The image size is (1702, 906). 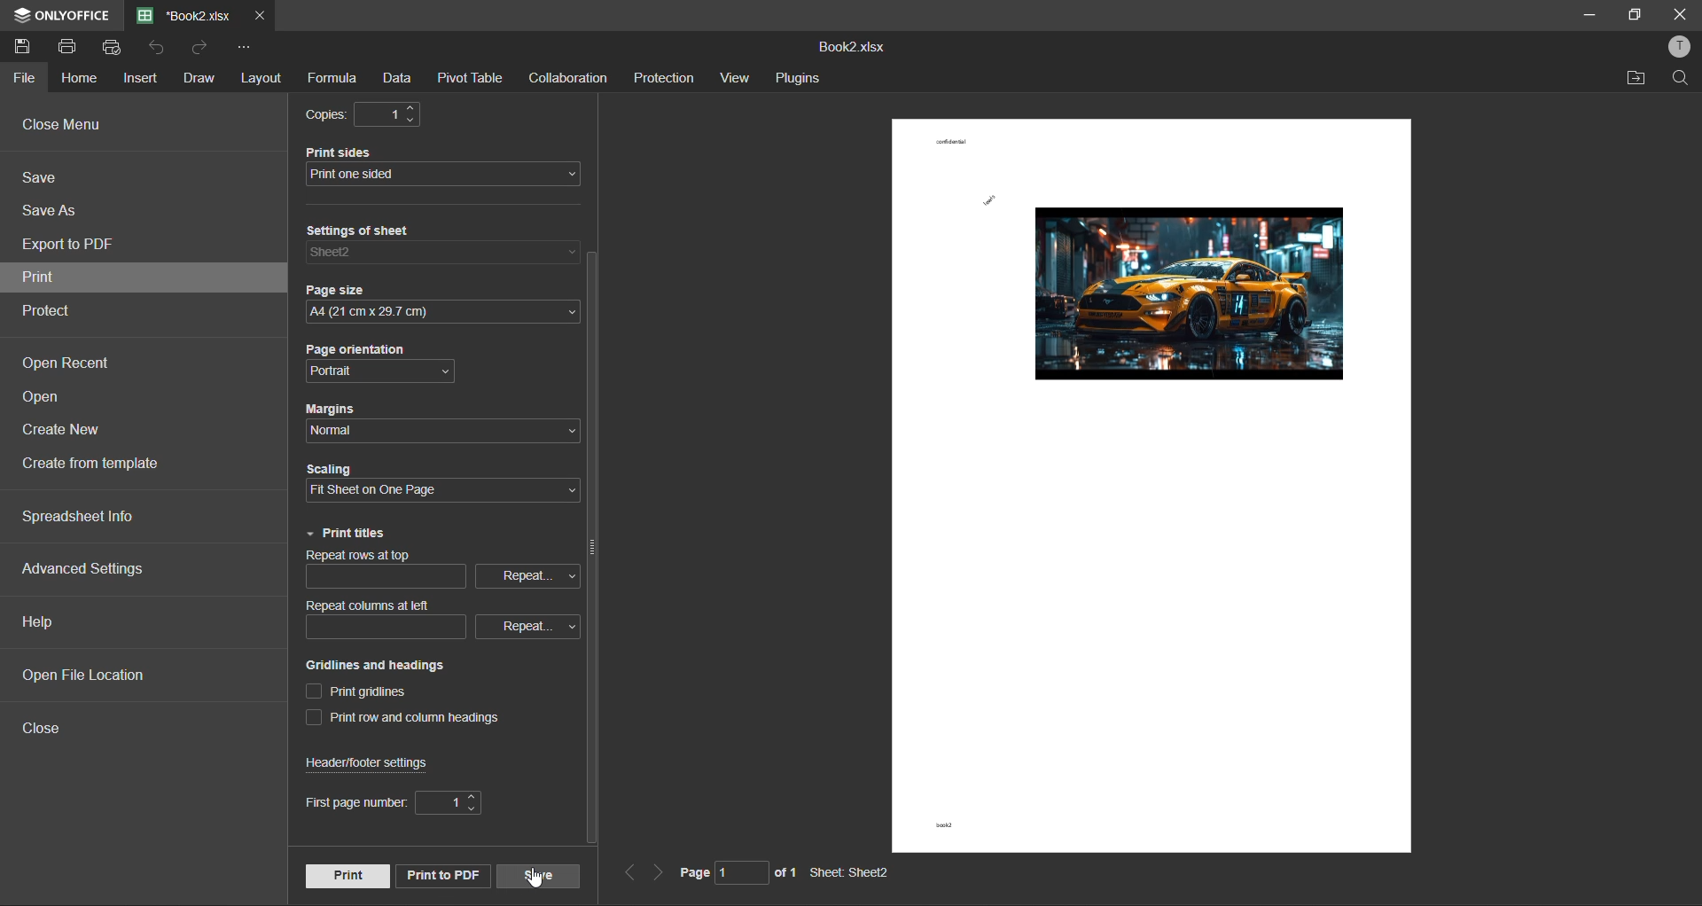 I want to click on print, so click(x=72, y=45).